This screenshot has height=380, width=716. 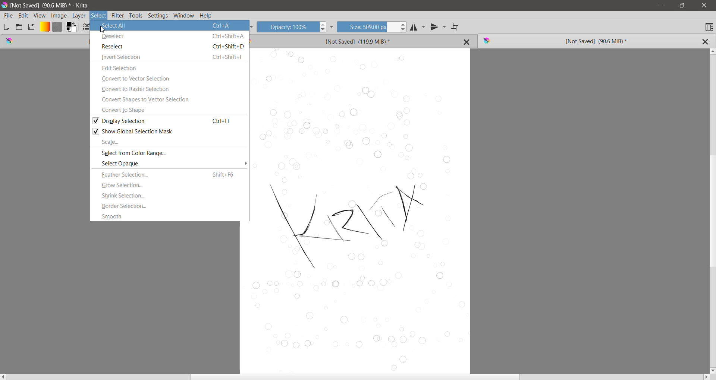 I want to click on Convert to Vector Selection, so click(x=170, y=79).